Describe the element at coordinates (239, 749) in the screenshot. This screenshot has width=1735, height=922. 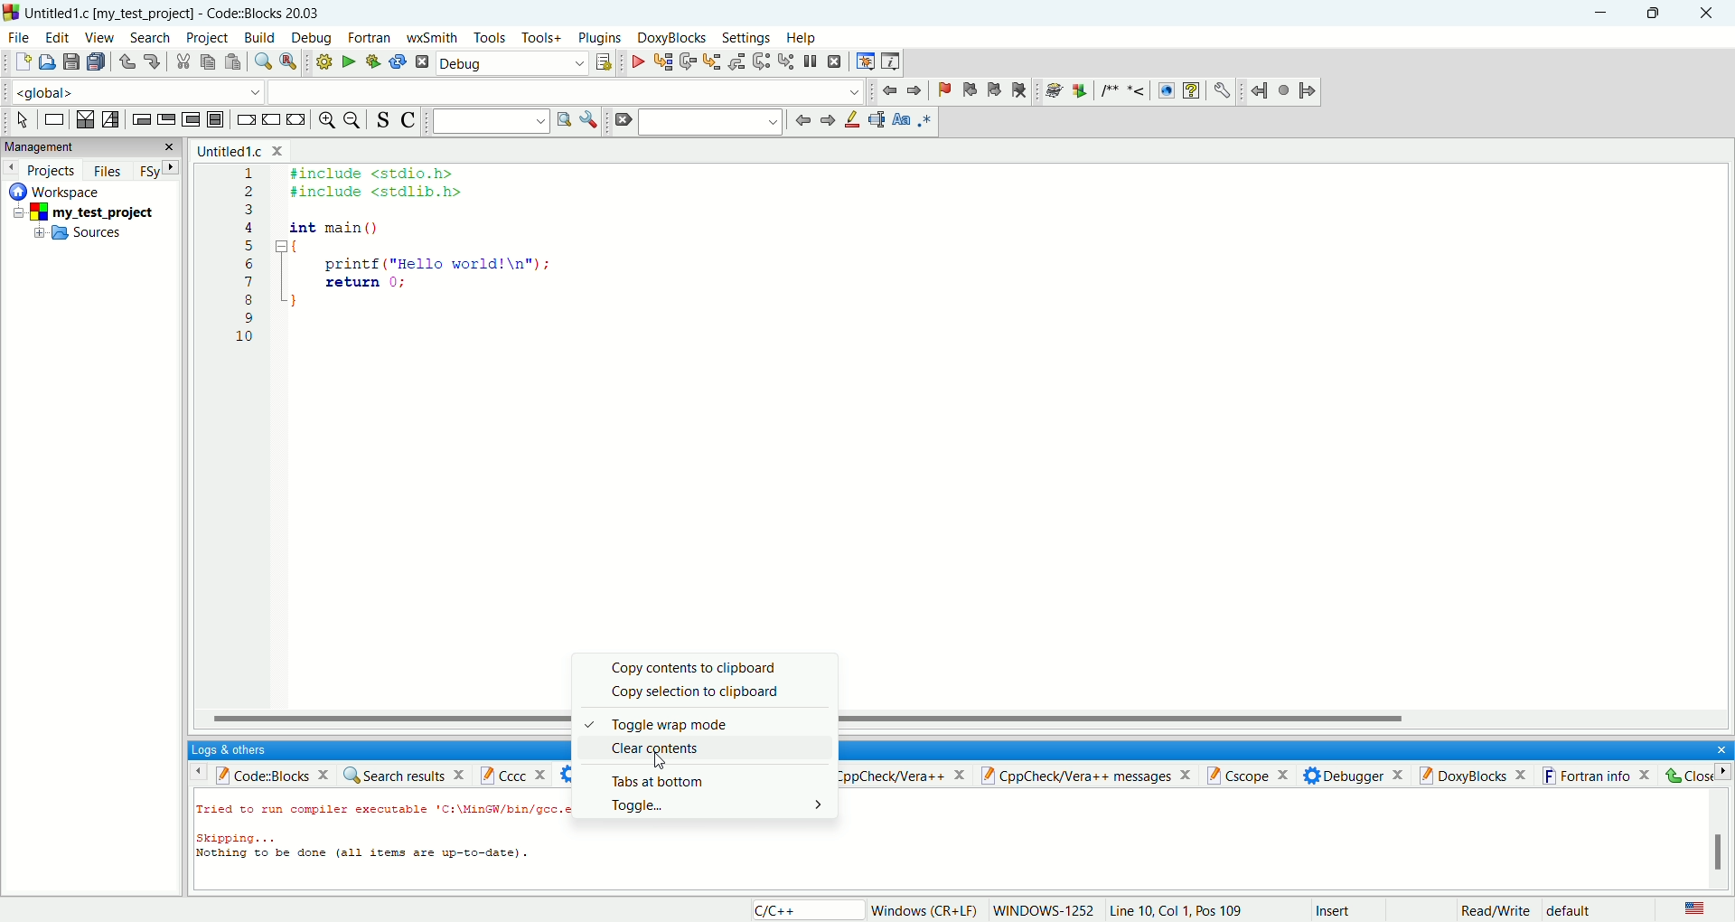
I see `logs and others` at that location.